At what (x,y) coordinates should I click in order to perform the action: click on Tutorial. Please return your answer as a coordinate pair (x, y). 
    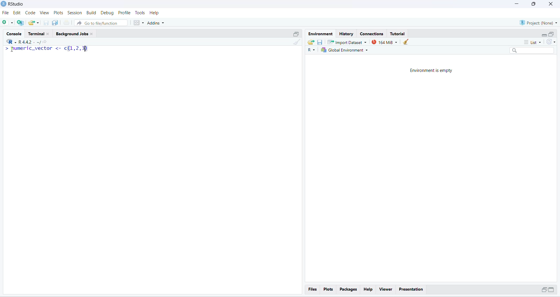
    Looking at the image, I should click on (397, 34).